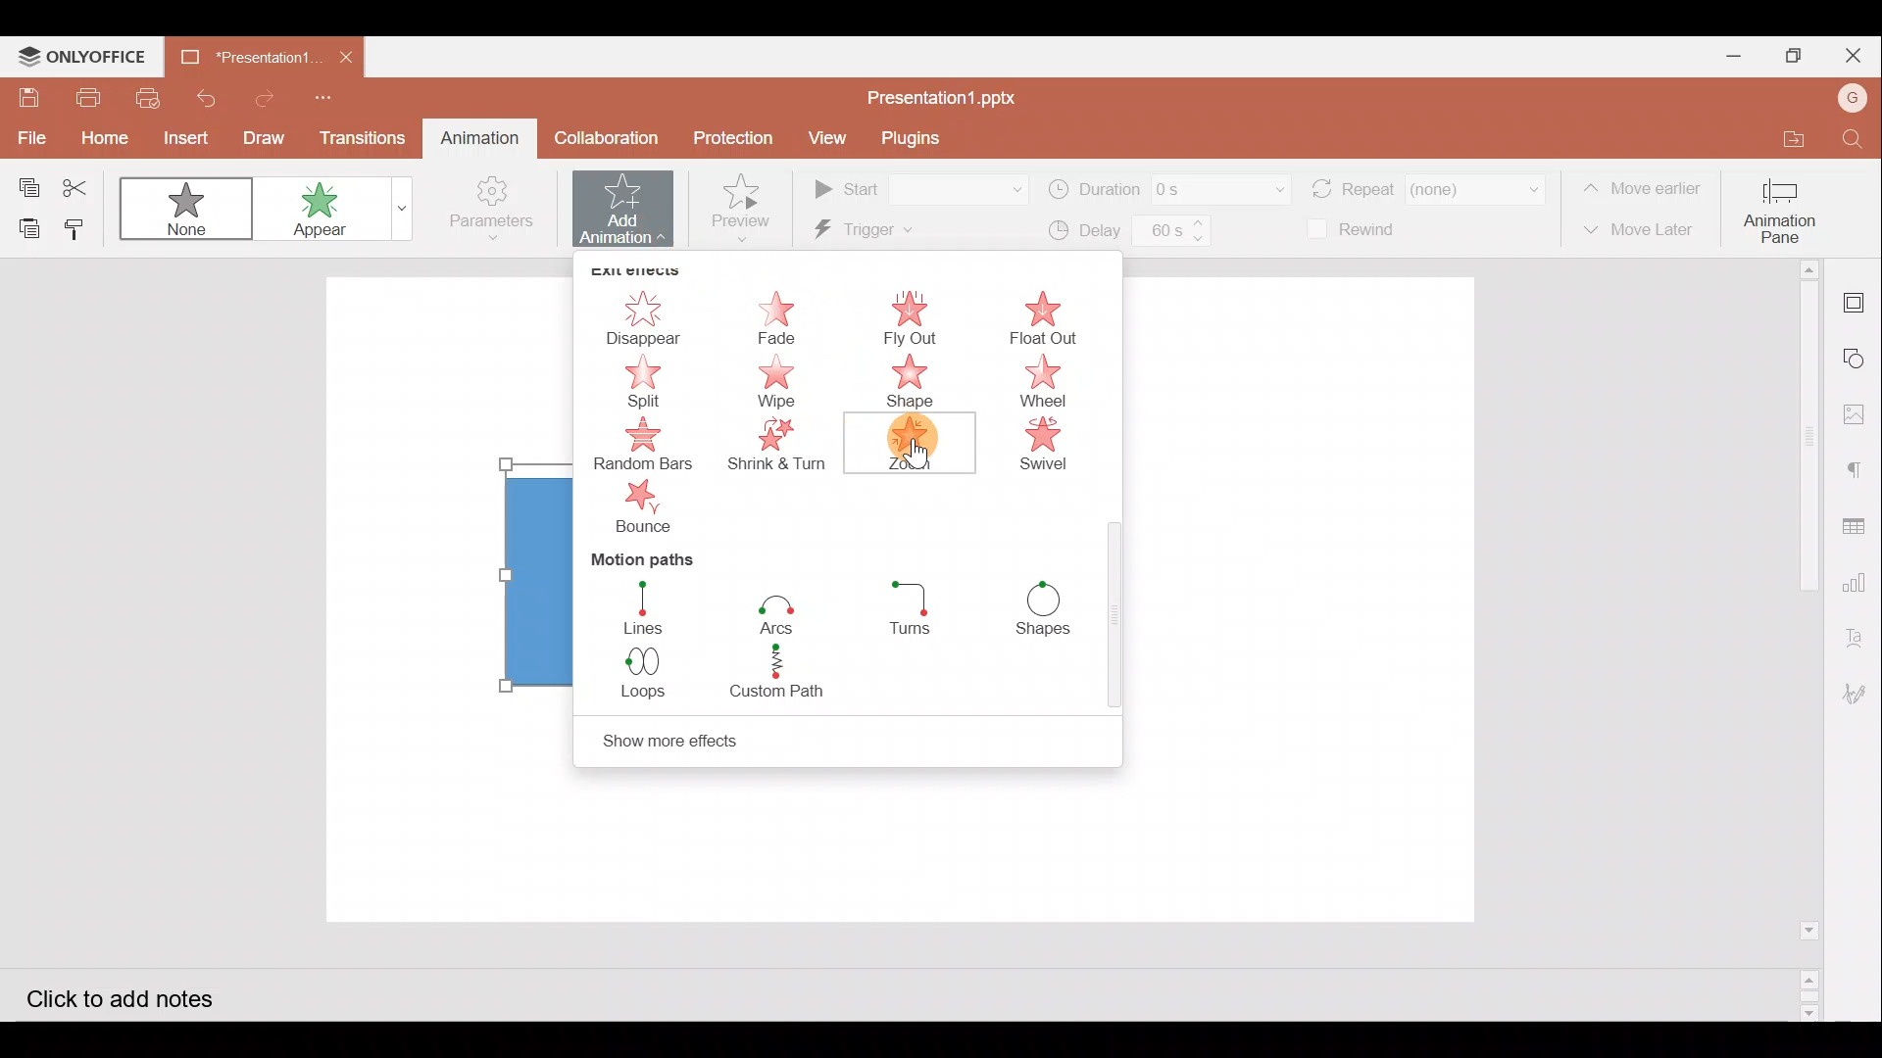 This screenshot has height=1058, width=1882. I want to click on Scroll bar, so click(1801, 640).